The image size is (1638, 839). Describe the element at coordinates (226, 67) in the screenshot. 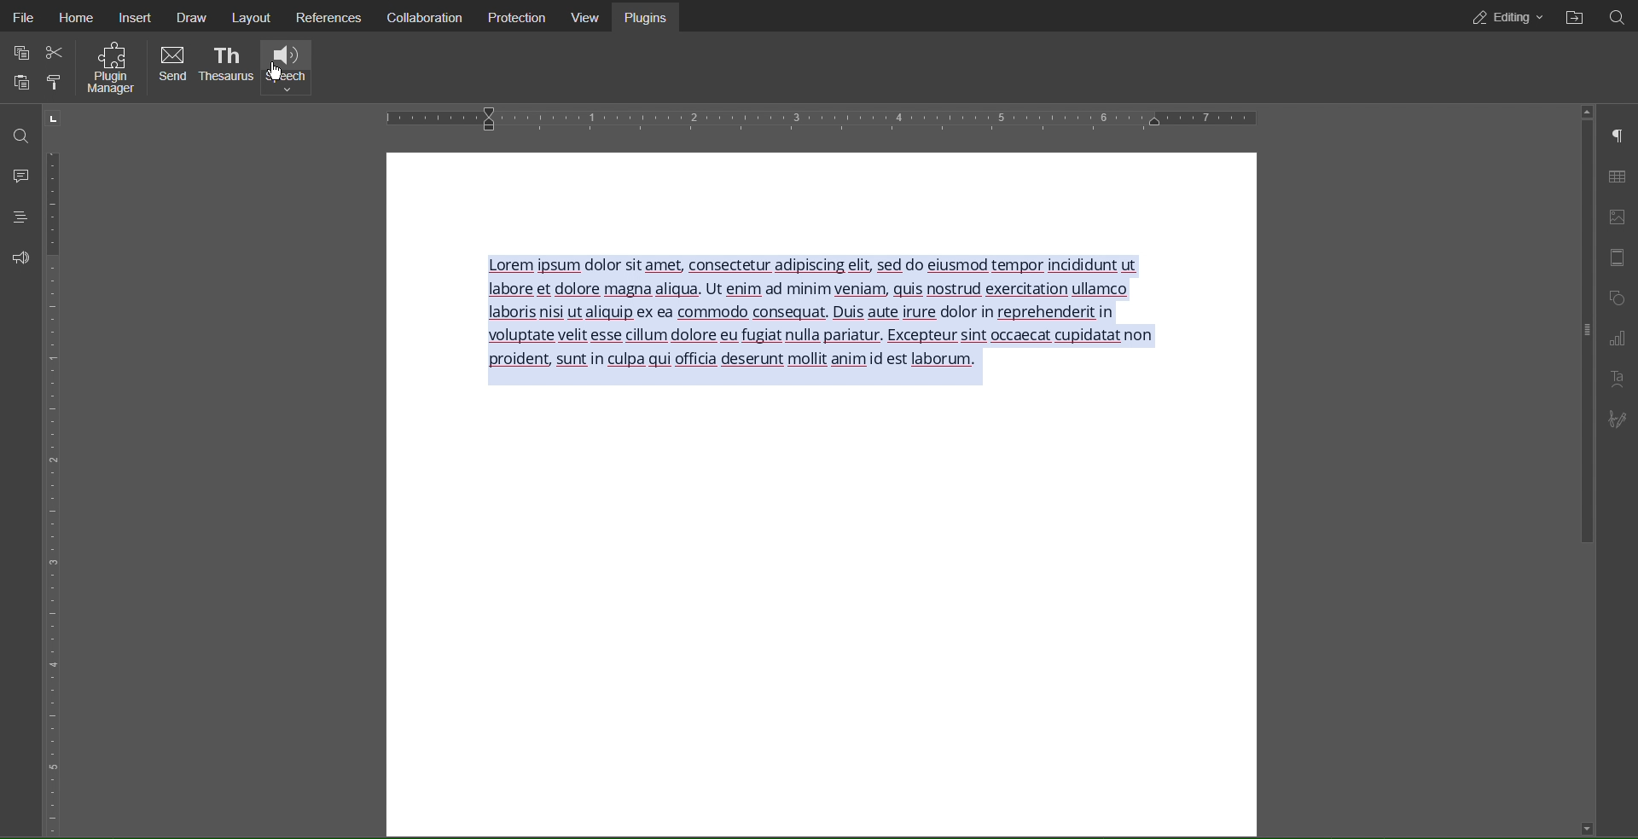

I see `Thesaurus` at that location.